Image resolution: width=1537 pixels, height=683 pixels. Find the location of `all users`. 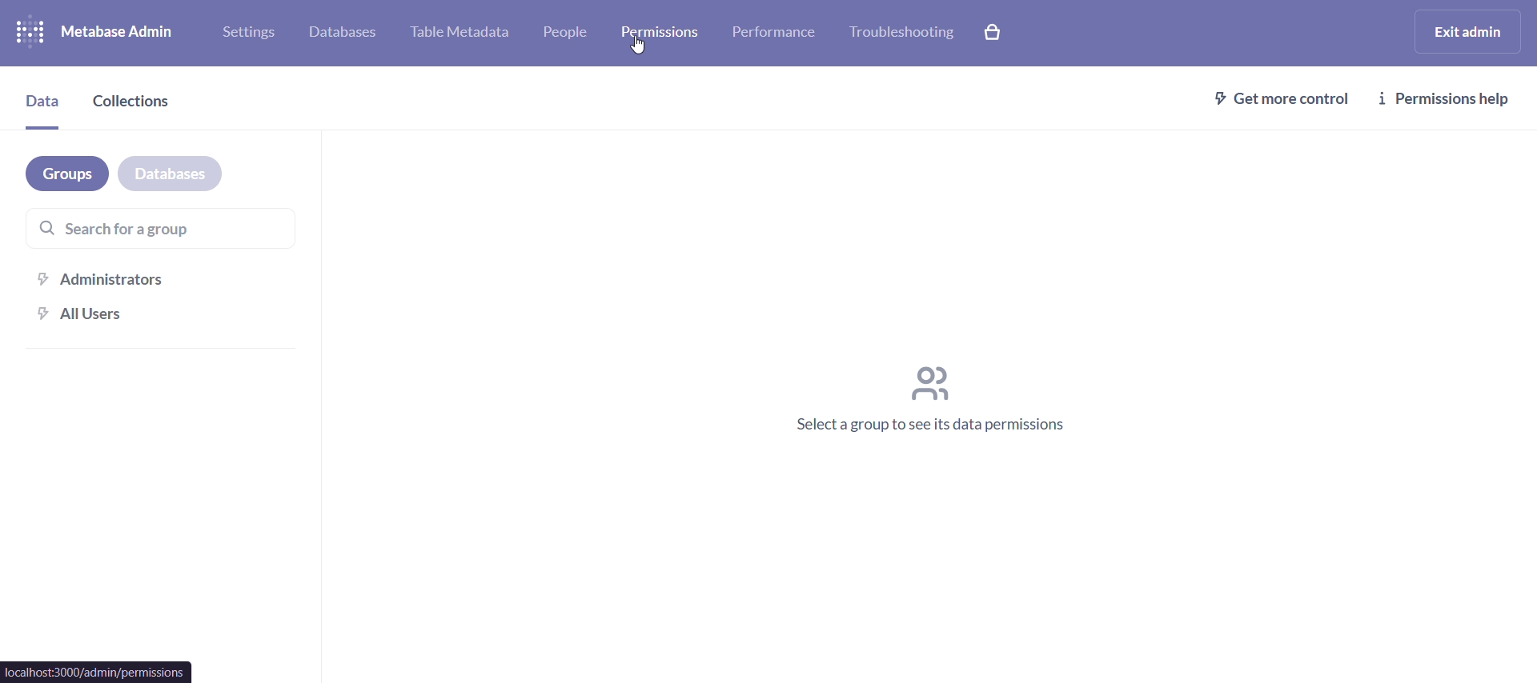

all users is located at coordinates (166, 325).